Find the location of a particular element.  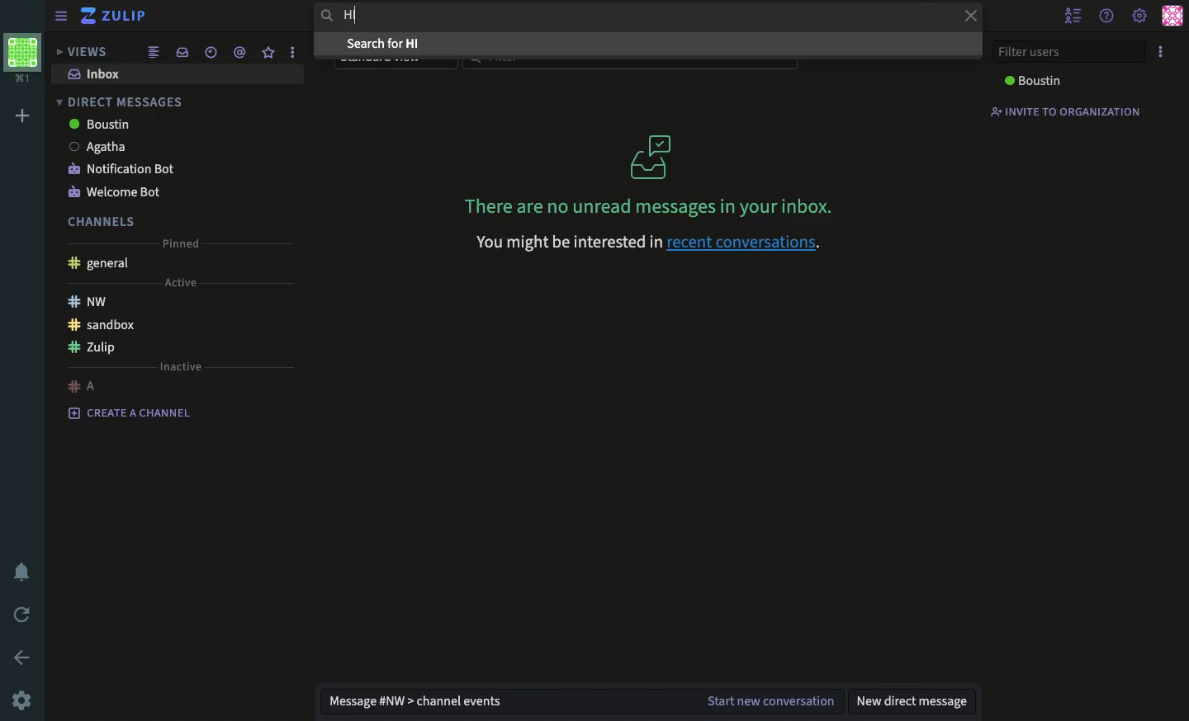

There are no unread messages in your inbox. is located at coordinates (650, 180).